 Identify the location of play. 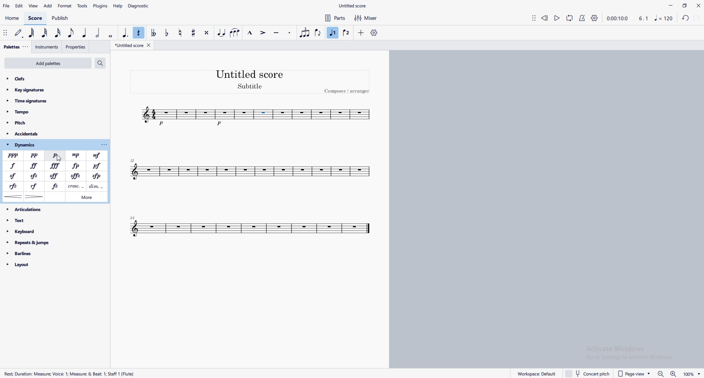
(557, 18).